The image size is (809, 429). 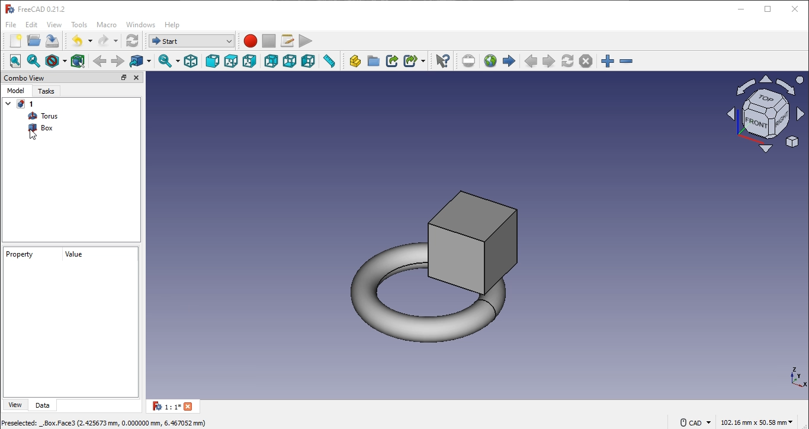 I want to click on tools, so click(x=79, y=24).